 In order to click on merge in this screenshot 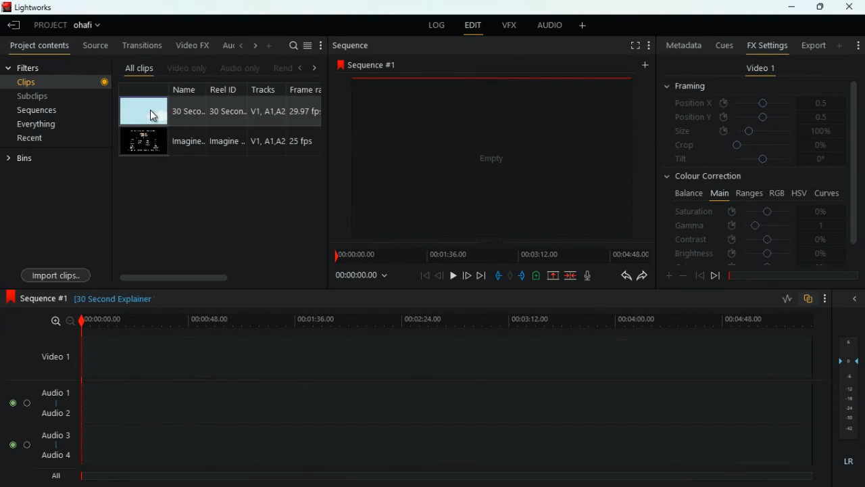, I will do `click(571, 276)`.